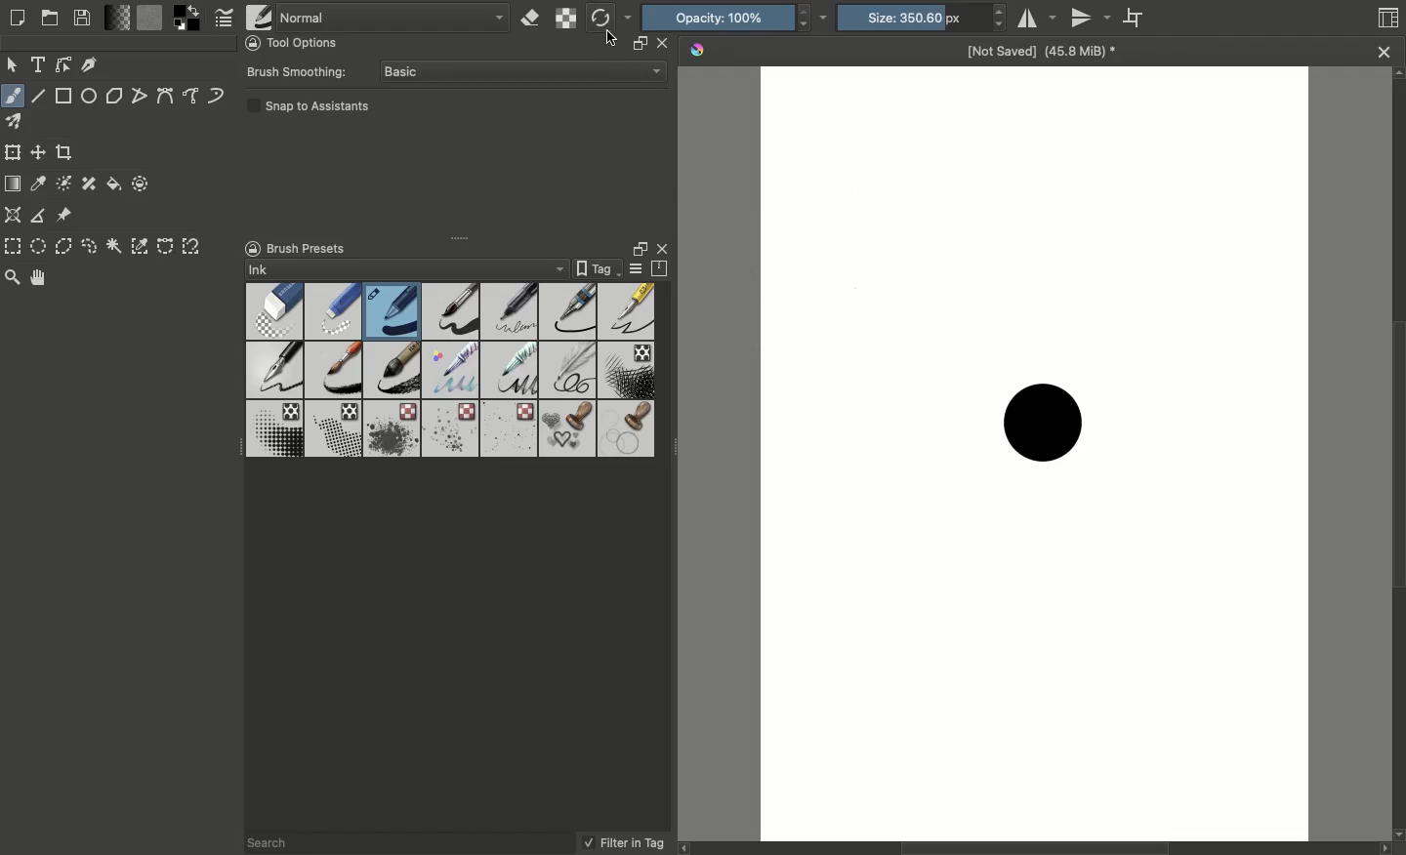 The height and width of the screenshot is (855, 1406). What do you see at coordinates (13, 152) in the screenshot?
I see `Transform` at bounding box center [13, 152].